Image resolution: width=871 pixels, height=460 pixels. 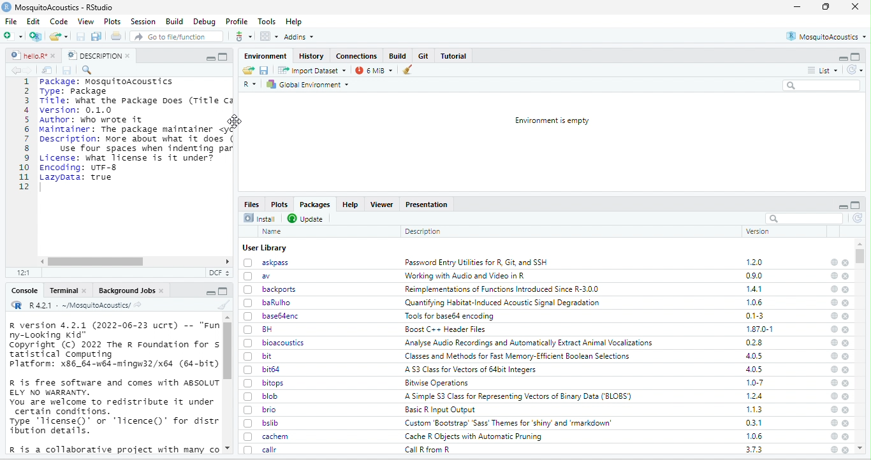 I want to click on logo, so click(x=6, y=7).